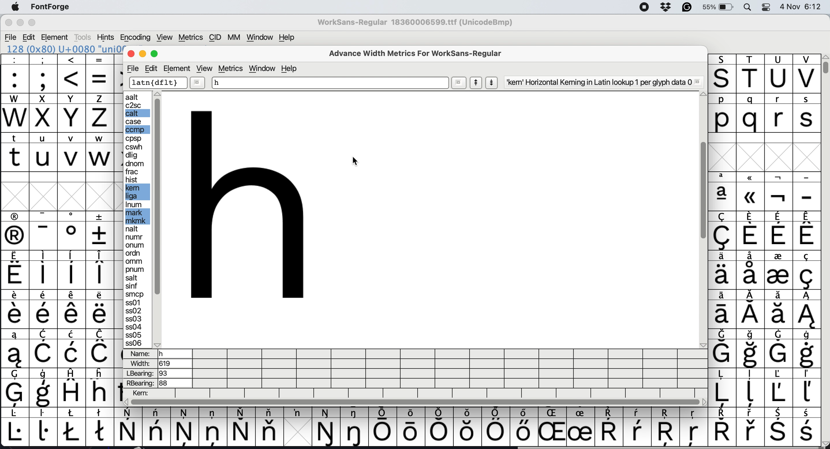 This screenshot has width=830, height=449. Describe the element at coordinates (135, 37) in the screenshot. I see `Encoding` at that location.